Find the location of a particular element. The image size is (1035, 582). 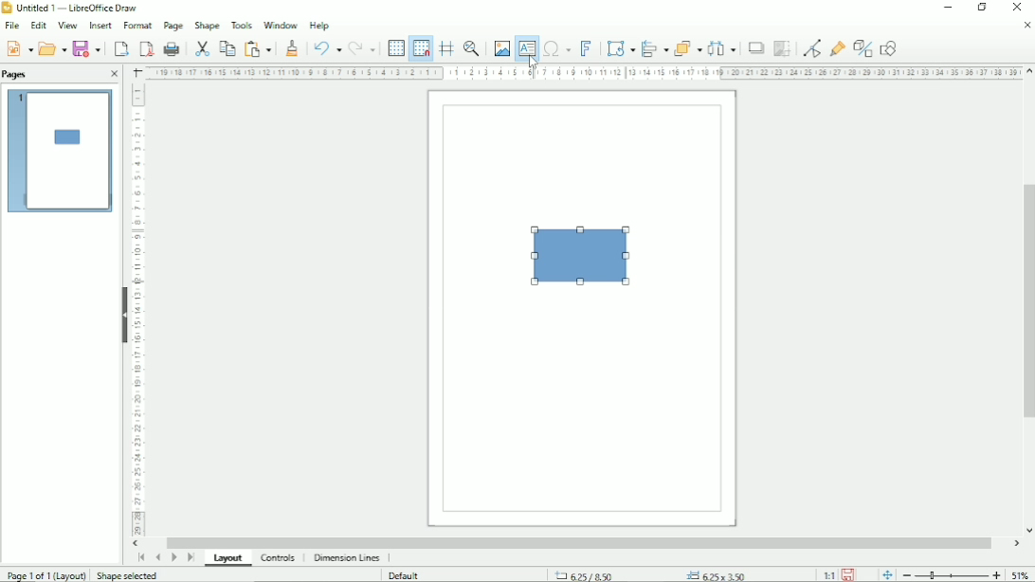

Shape is located at coordinates (206, 25).